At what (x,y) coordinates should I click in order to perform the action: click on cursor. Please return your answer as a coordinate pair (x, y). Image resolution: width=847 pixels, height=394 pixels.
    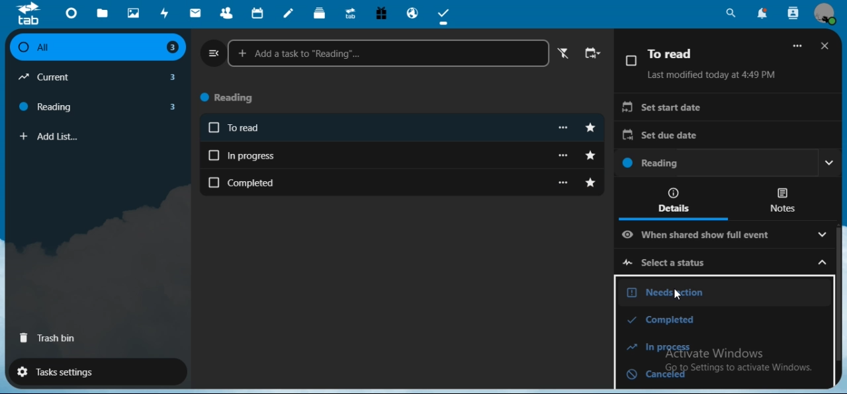
    Looking at the image, I should click on (676, 295).